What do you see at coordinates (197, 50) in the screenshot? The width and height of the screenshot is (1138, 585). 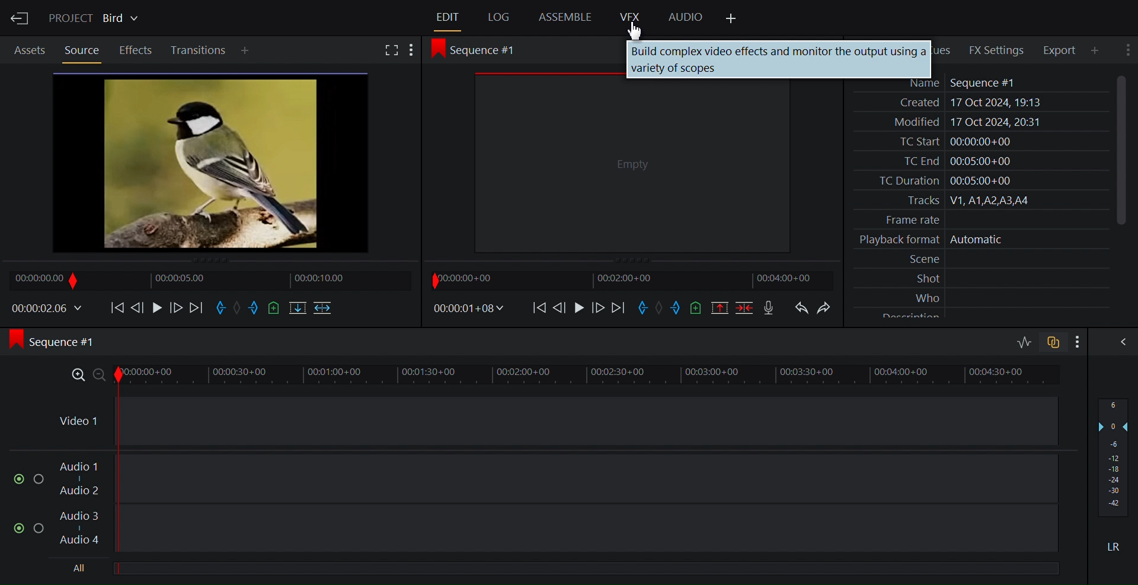 I see `Transition` at bounding box center [197, 50].